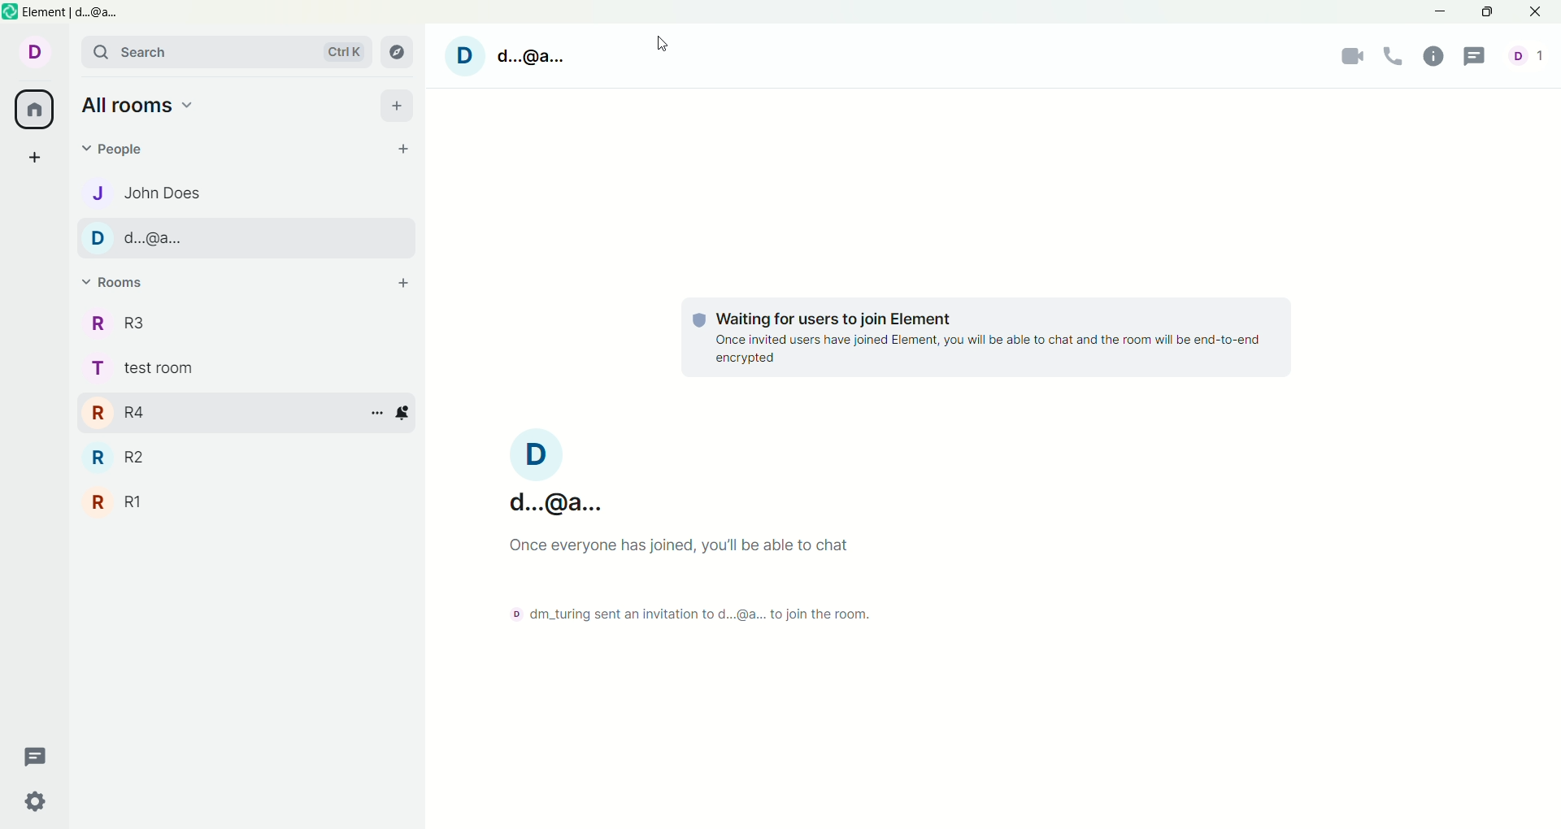 This screenshot has height=829, width=1561. What do you see at coordinates (1393, 57) in the screenshot?
I see `voice call` at bounding box center [1393, 57].